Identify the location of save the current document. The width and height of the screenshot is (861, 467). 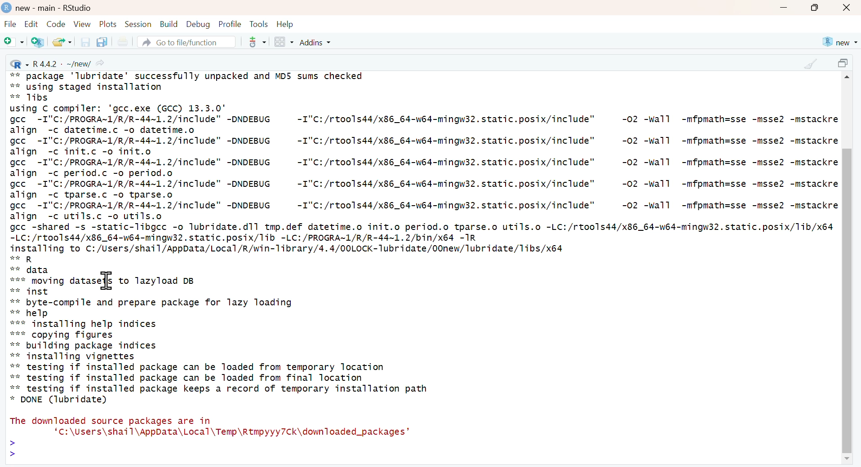
(84, 42).